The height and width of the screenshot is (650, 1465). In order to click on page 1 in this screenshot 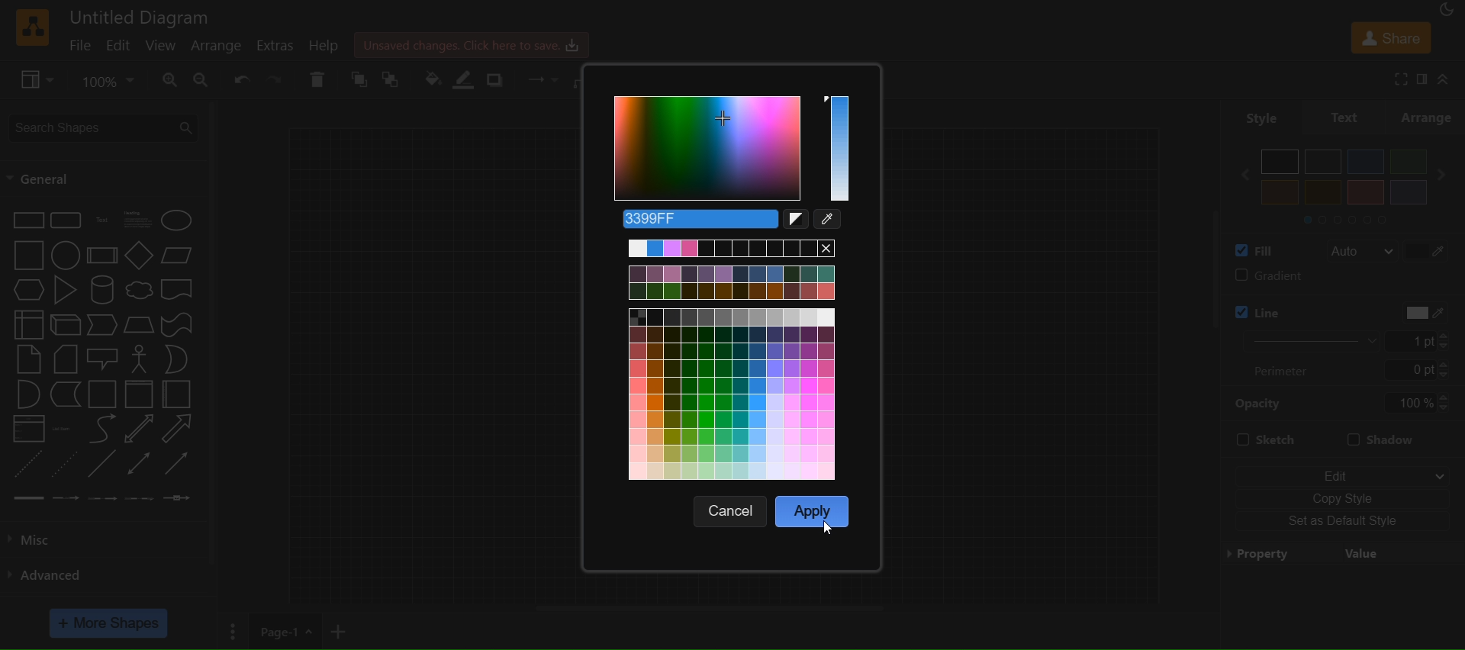, I will do `click(284, 630)`.